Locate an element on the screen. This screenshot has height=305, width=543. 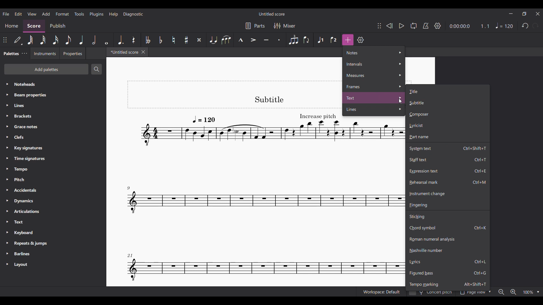
Lyricist is located at coordinates (447, 125).